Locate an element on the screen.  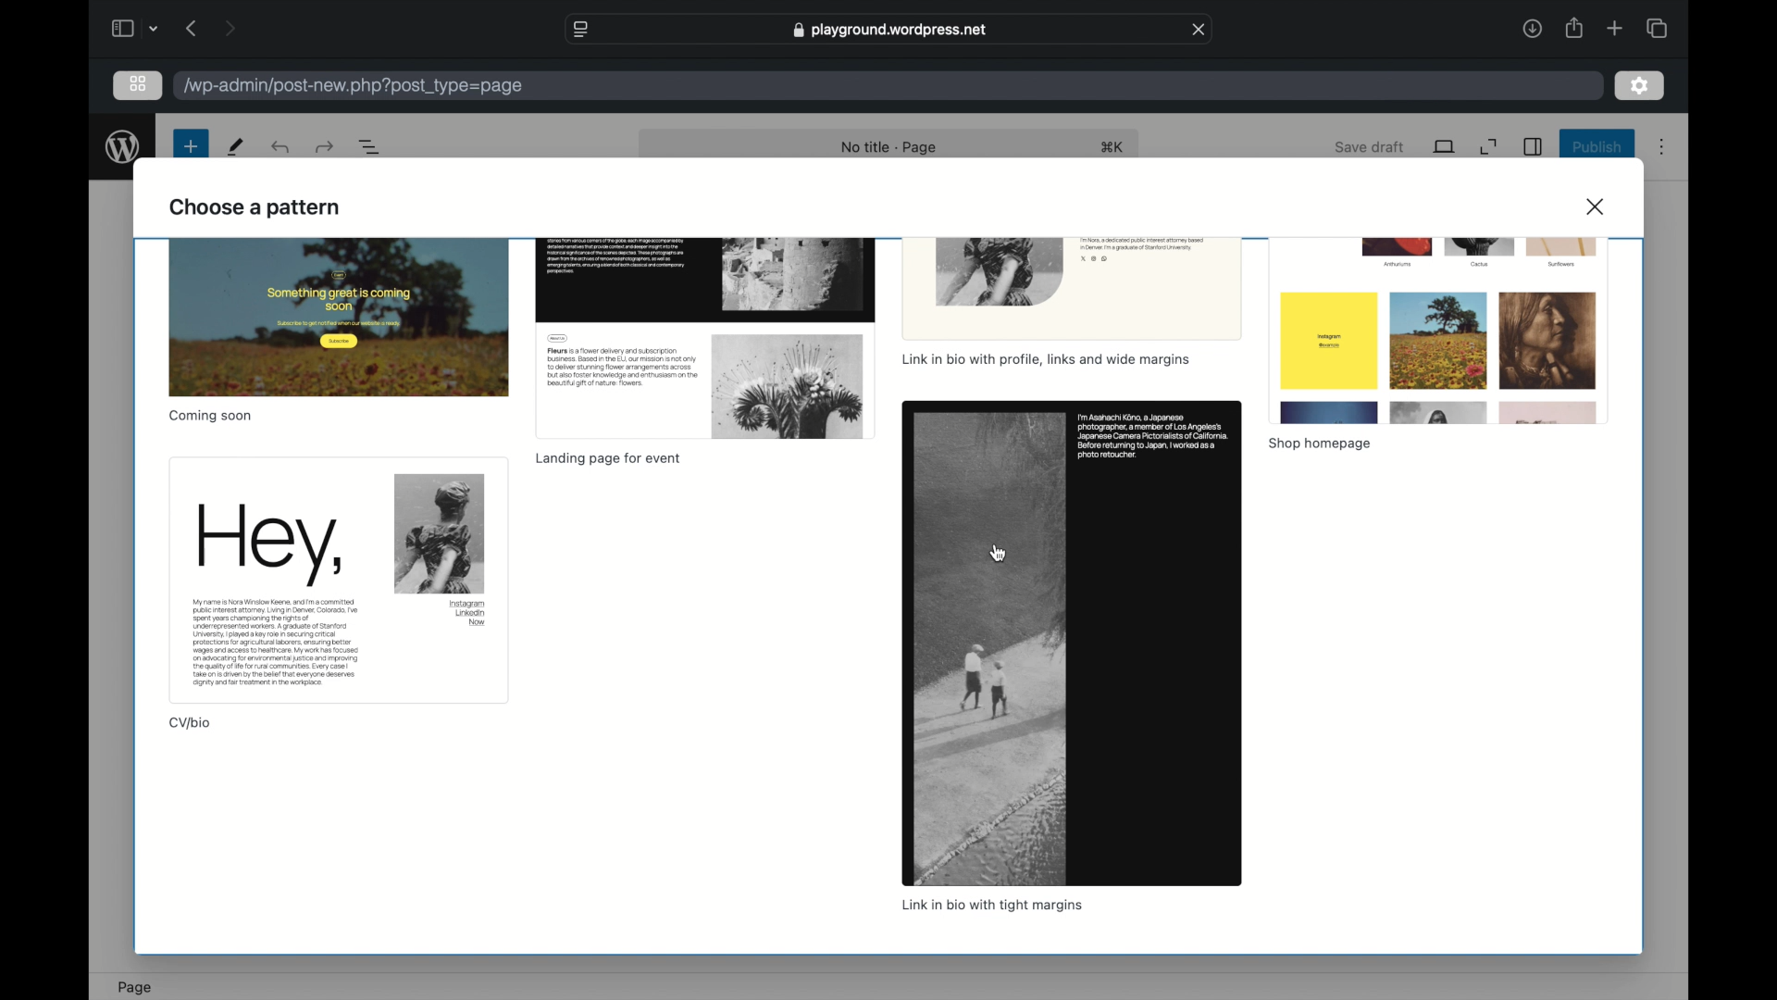
preview is located at coordinates (704, 339).